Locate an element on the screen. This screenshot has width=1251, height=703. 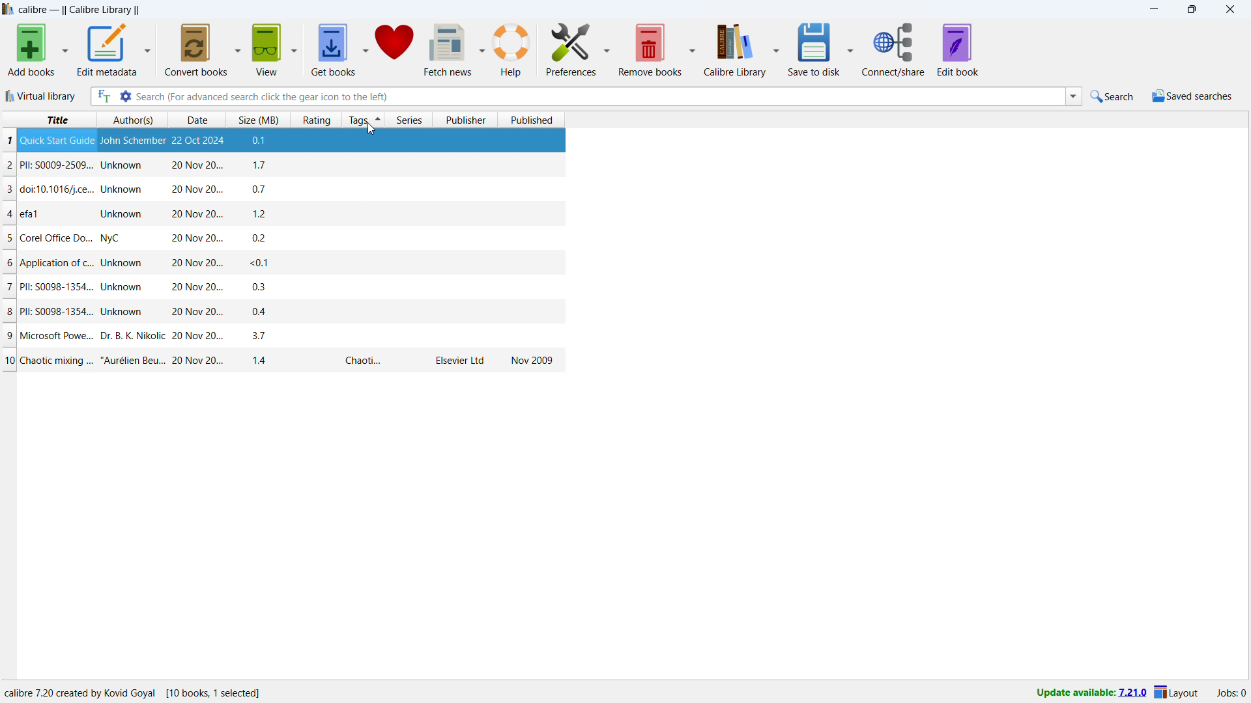
 is located at coordinates (650, 49).